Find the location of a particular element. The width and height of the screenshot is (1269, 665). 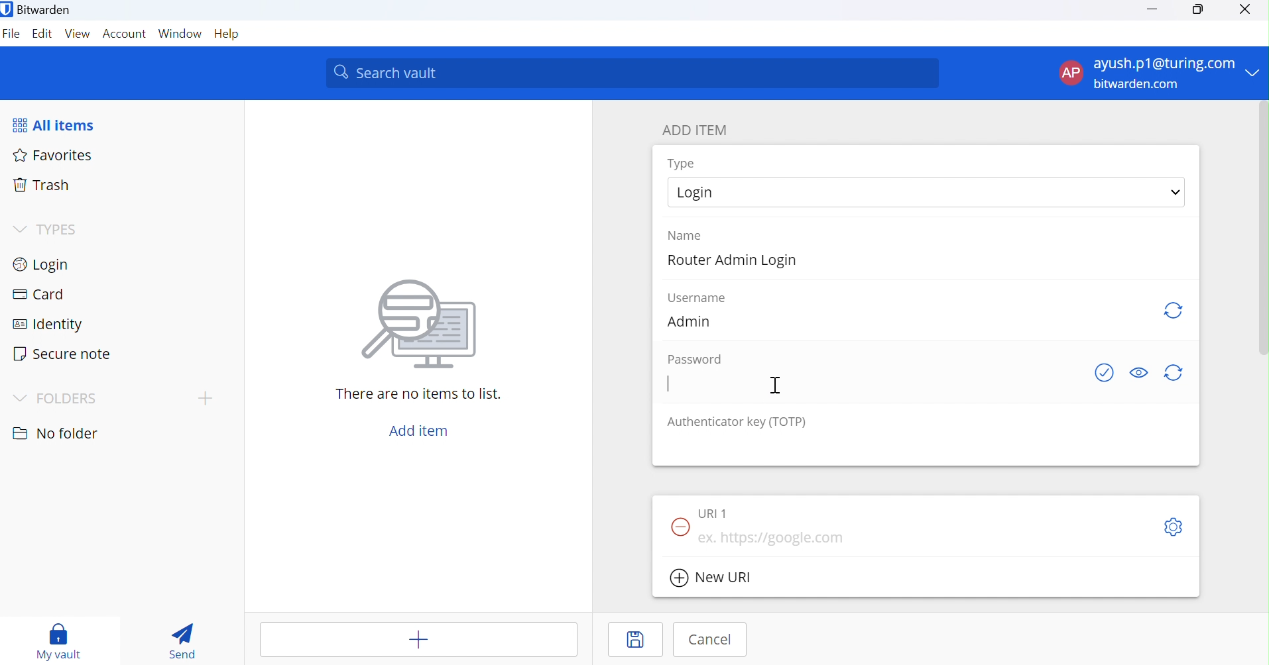

Check if password has been exposed is located at coordinates (1099, 374).